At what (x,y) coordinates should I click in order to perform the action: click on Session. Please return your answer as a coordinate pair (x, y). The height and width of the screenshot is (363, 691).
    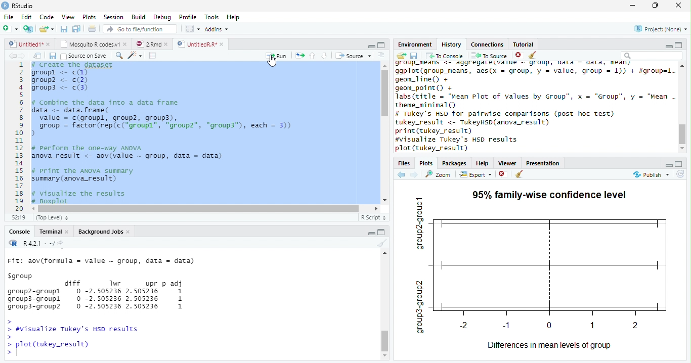
    Looking at the image, I should click on (114, 17).